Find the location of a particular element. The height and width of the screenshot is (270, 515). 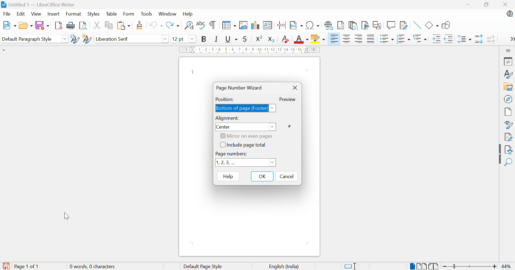

Toggle ordered list is located at coordinates (403, 39).